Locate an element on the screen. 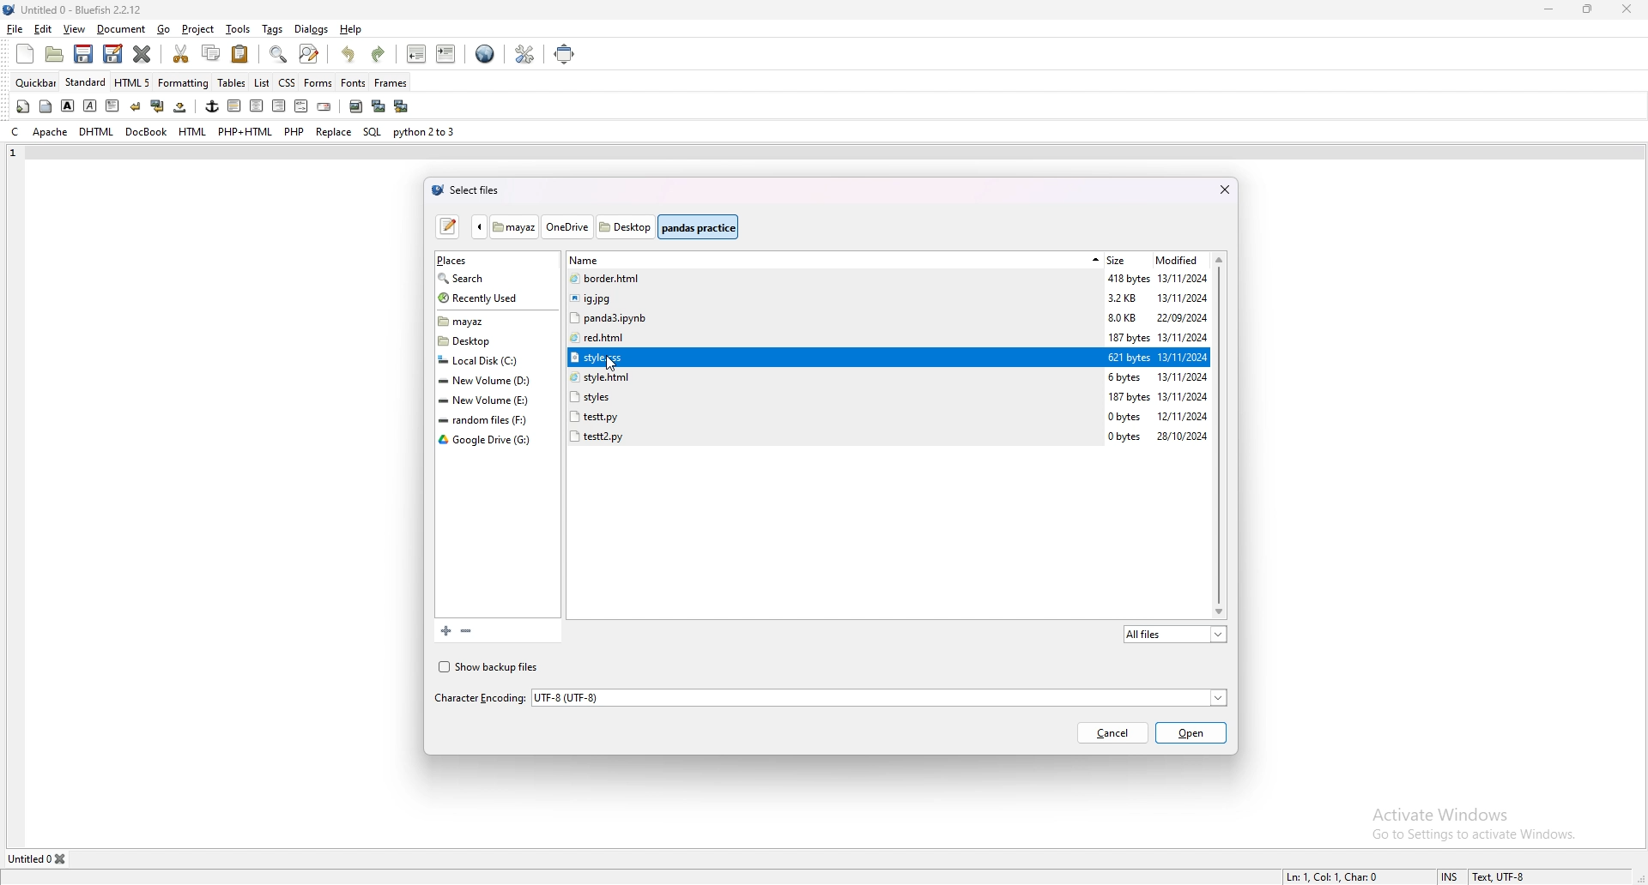 This screenshot has height=885, width=1648. fonts is located at coordinates (354, 82).